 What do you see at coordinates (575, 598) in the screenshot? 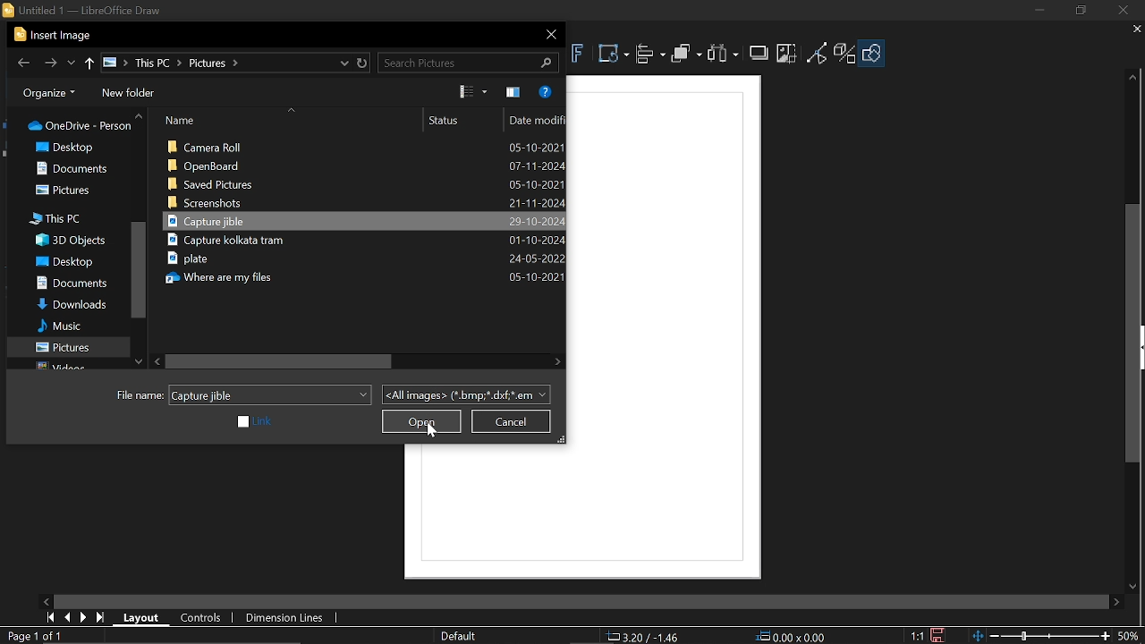
I see `horizontal slider` at bounding box center [575, 598].